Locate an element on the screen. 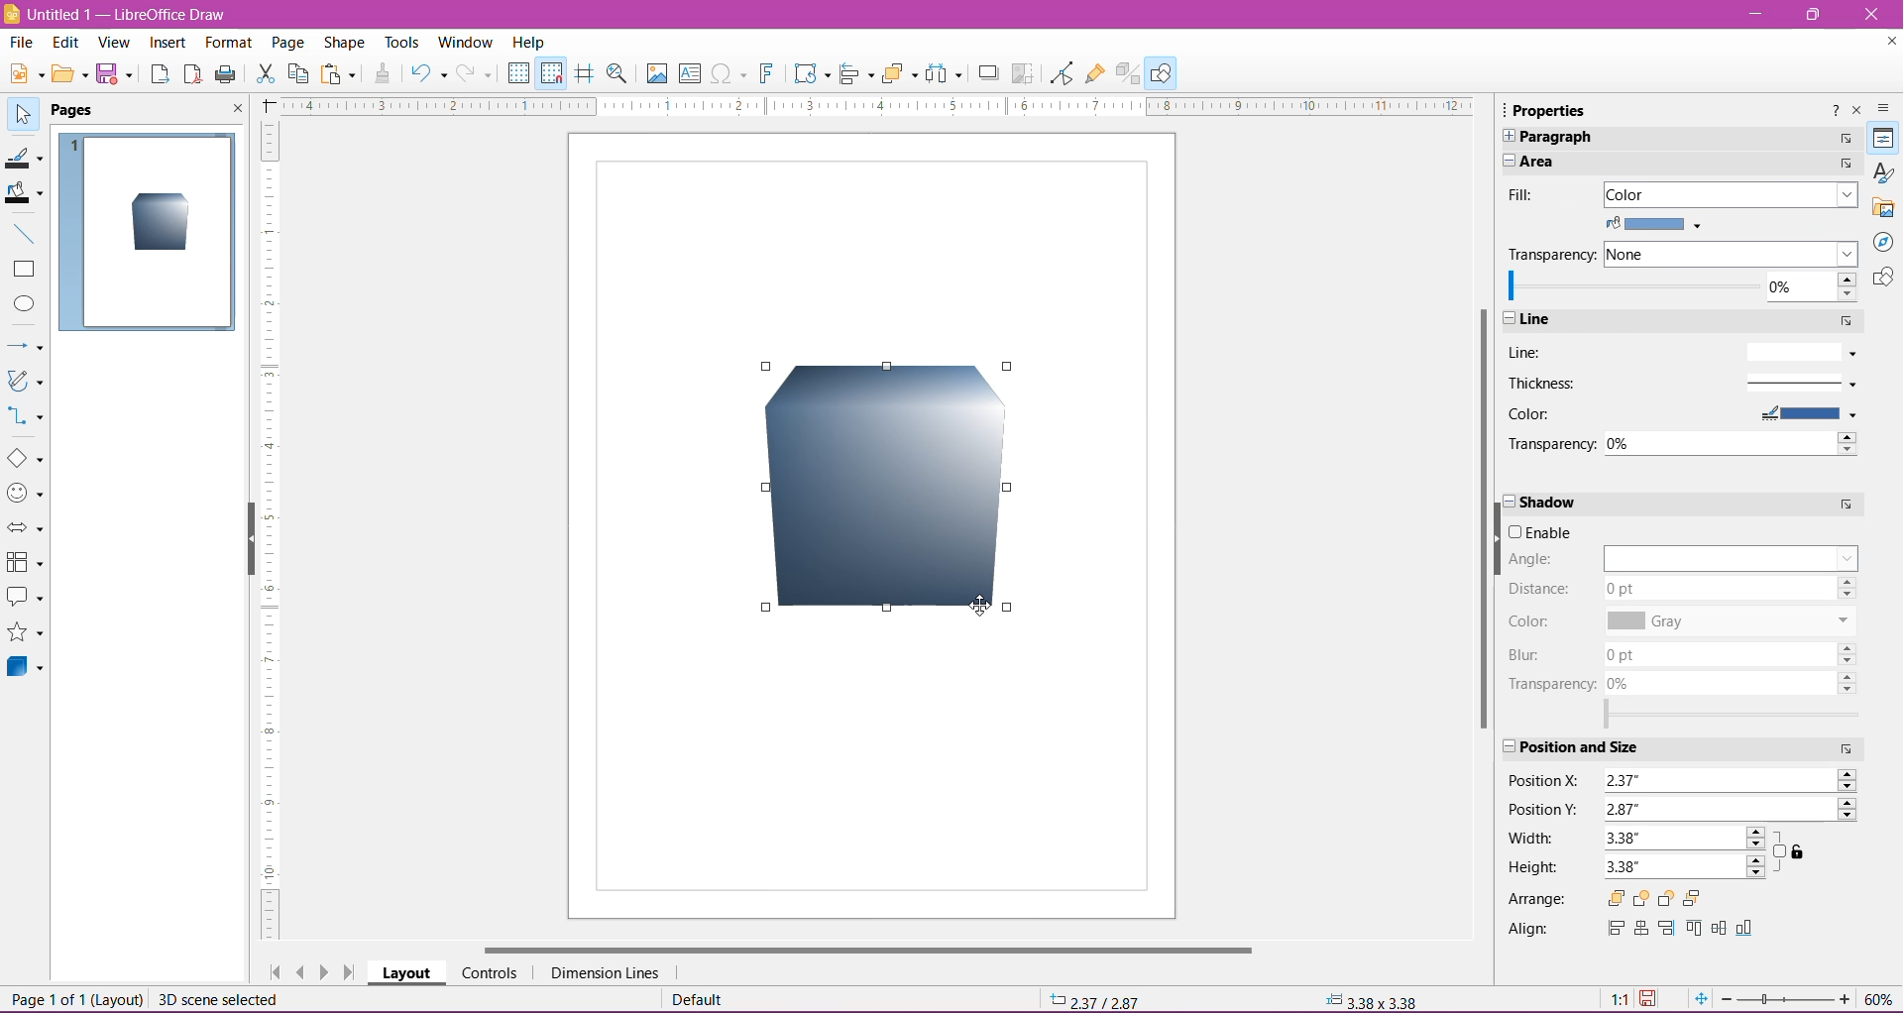 The height and width of the screenshot is (1013, 1903). Insert Text Box is located at coordinates (690, 72).